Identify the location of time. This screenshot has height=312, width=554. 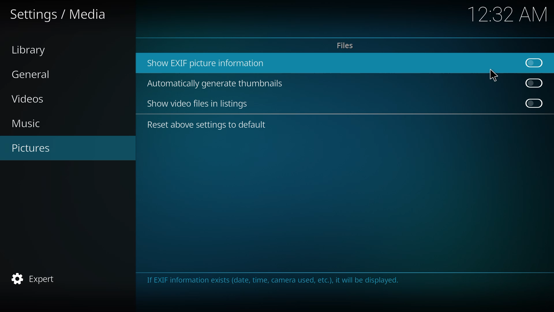
(509, 14).